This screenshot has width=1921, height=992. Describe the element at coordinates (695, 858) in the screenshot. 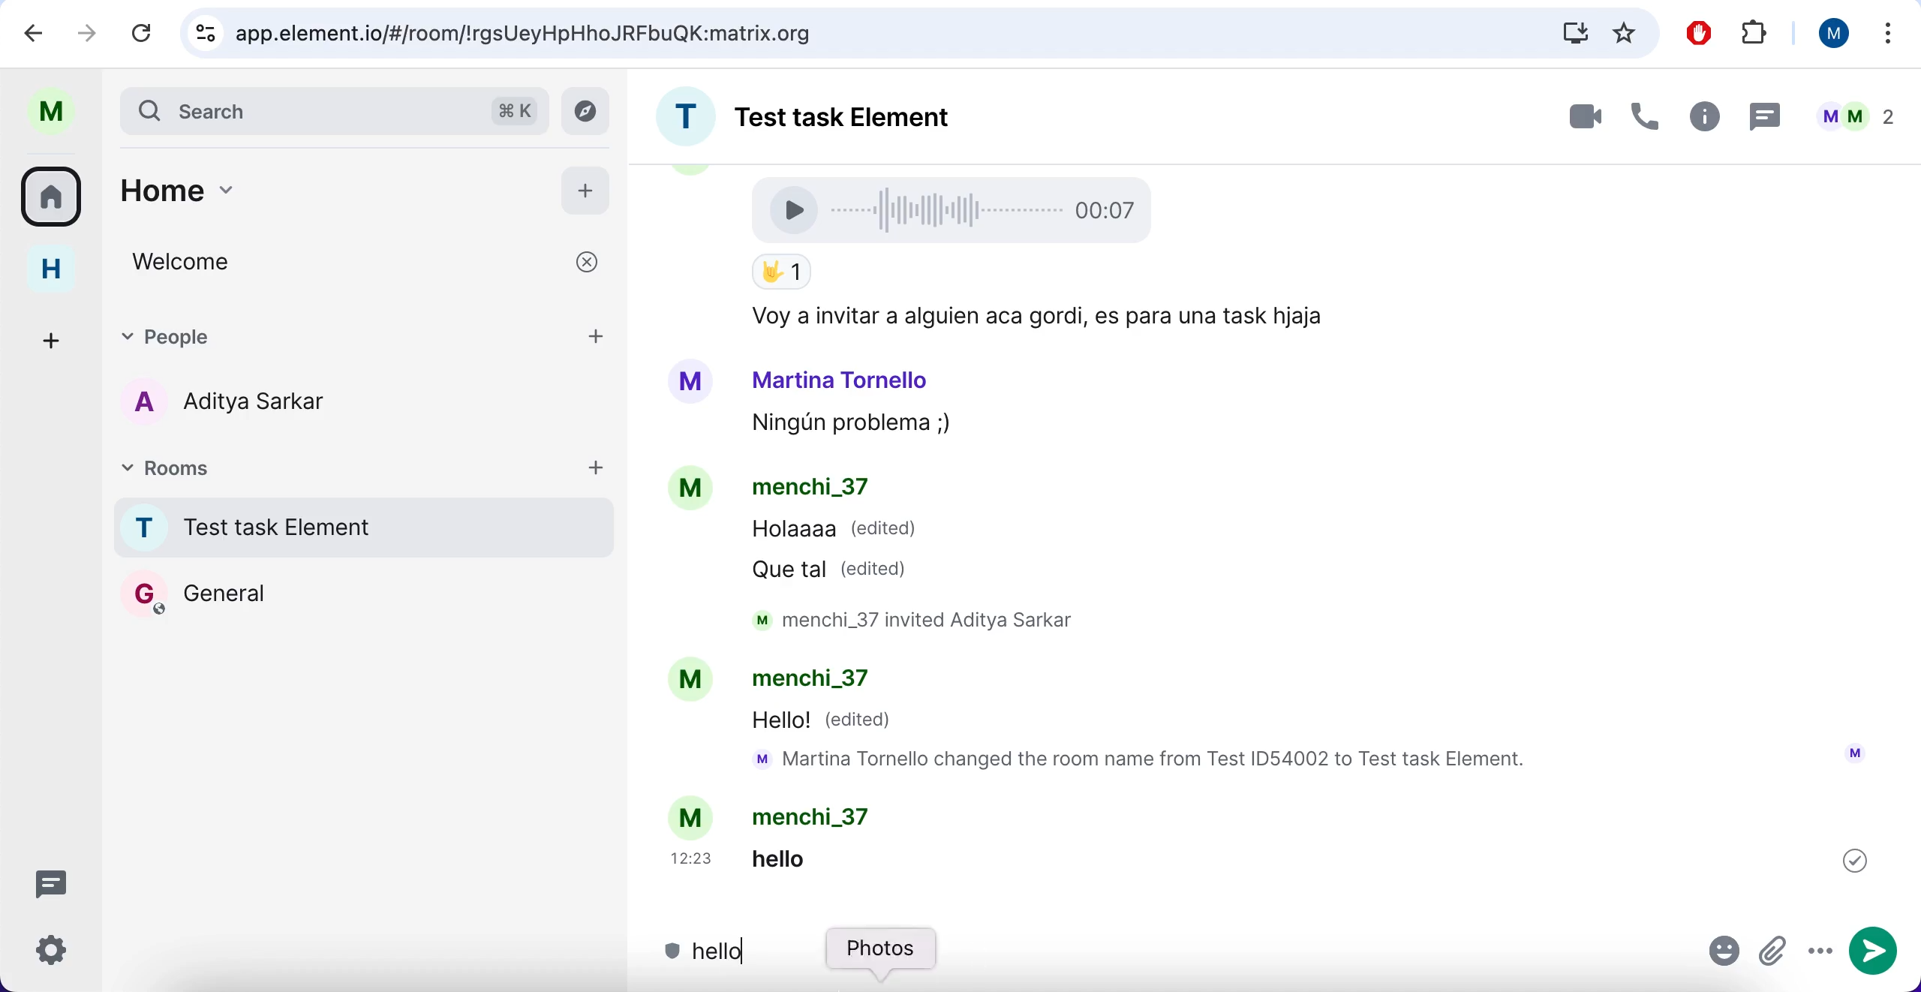

I see `12:23` at that location.